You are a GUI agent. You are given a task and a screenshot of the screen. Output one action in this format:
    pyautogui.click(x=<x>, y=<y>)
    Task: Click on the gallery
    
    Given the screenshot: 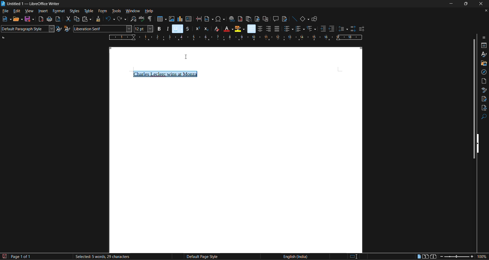 What is the action you would take?
    pyautogui.click(x=483, y=64)
    